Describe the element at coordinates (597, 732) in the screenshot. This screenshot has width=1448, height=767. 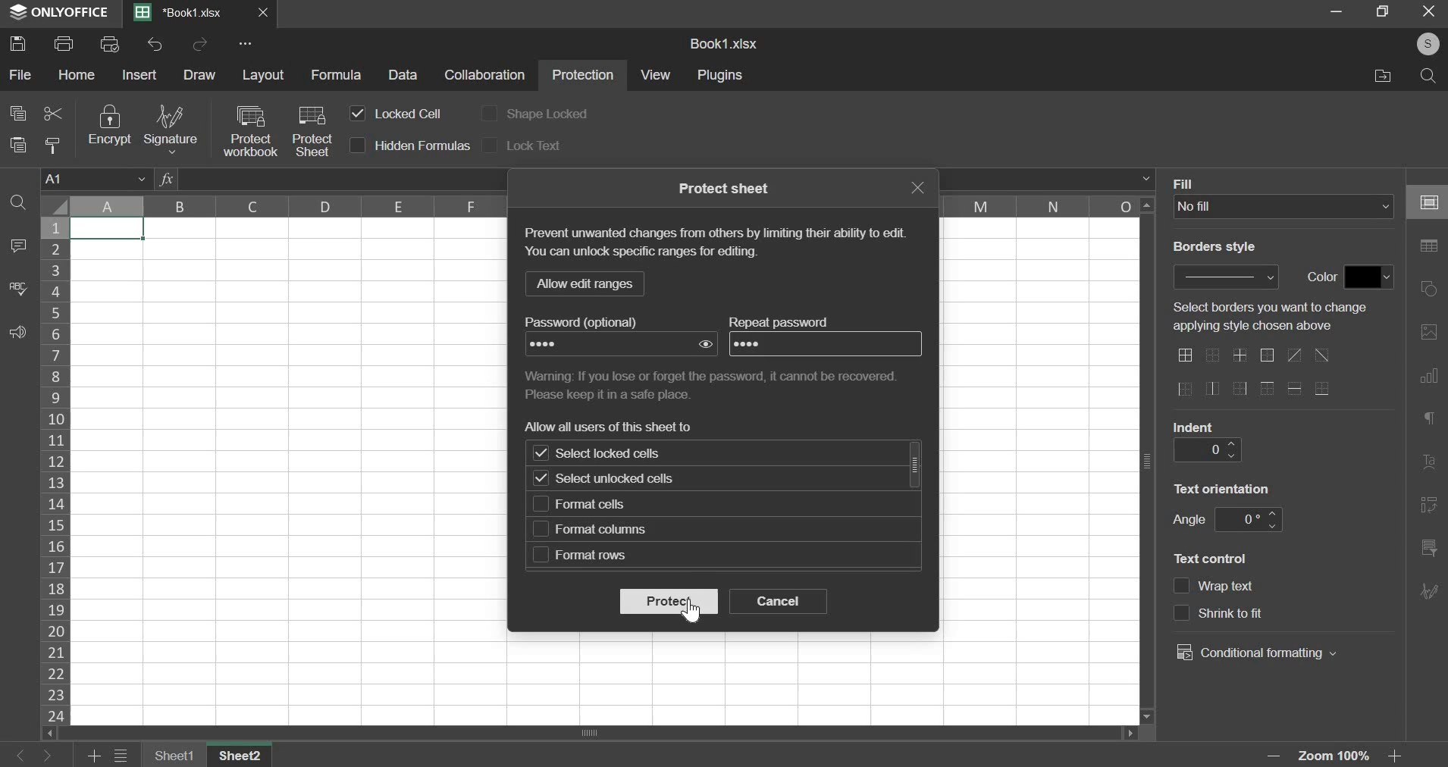
I see `scrollbar` at that location.